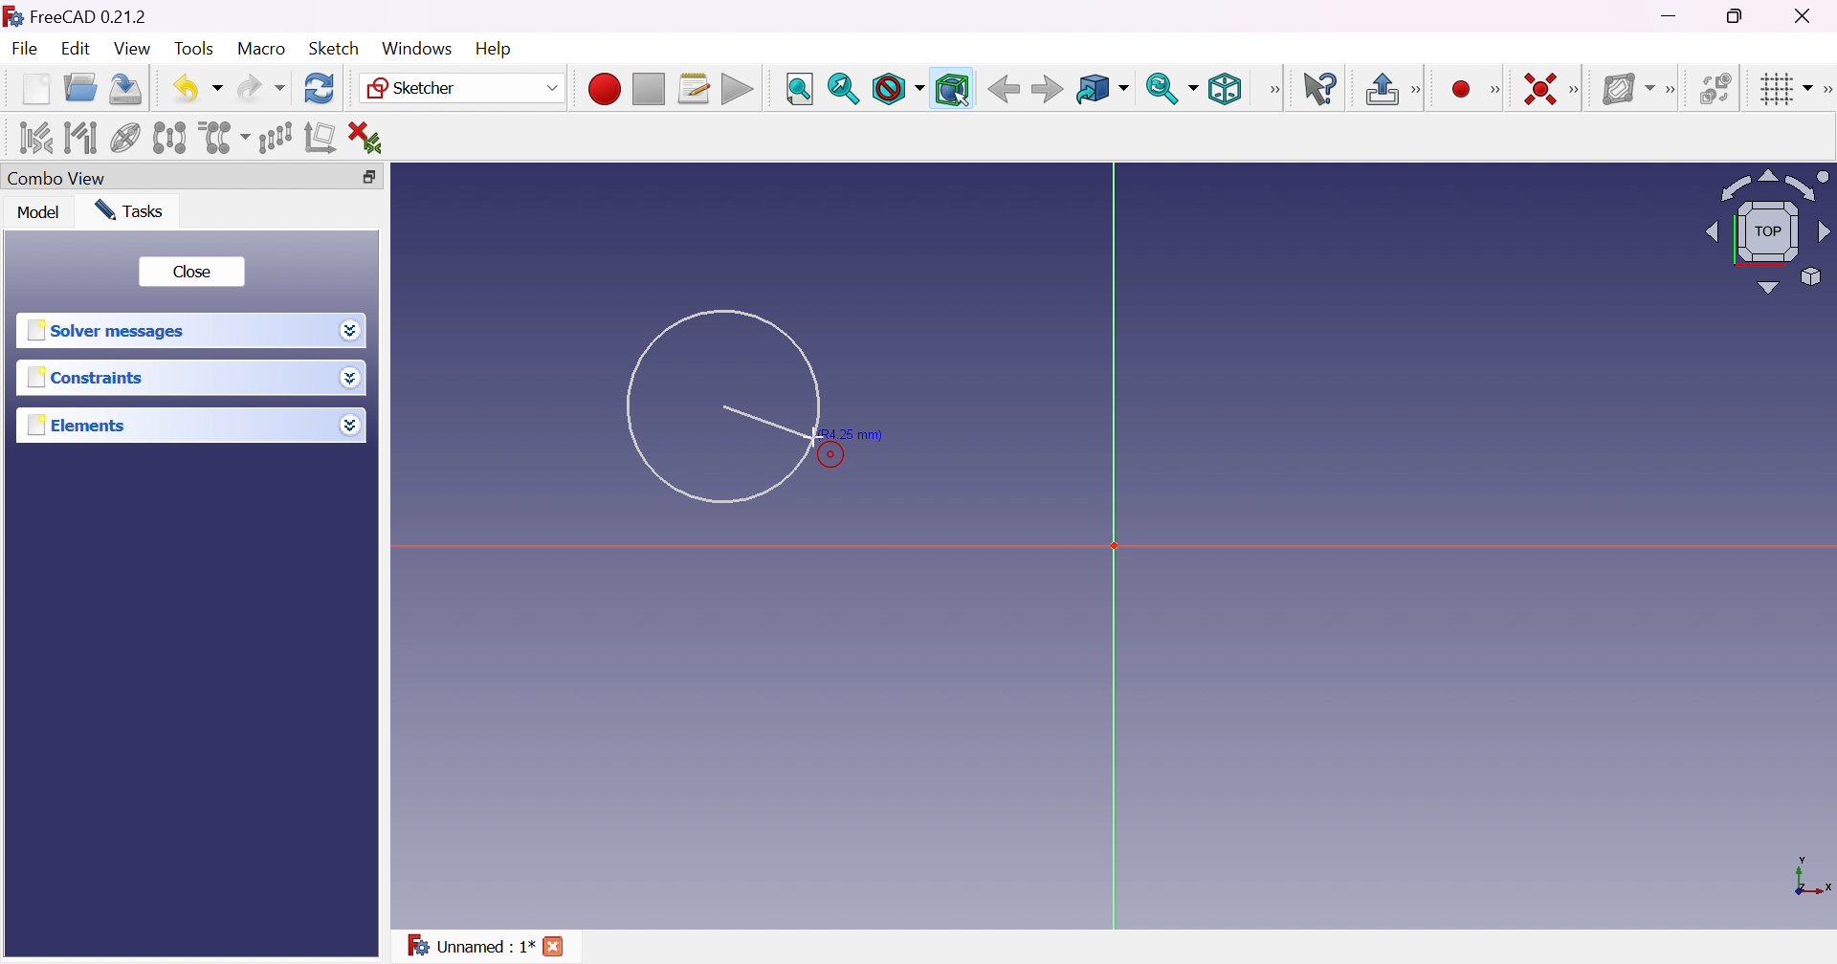 This screenshot has height=964, width=1837. Describe the element at coordinates (798, 88) in the screenshot. I see `Fit all` at that location.